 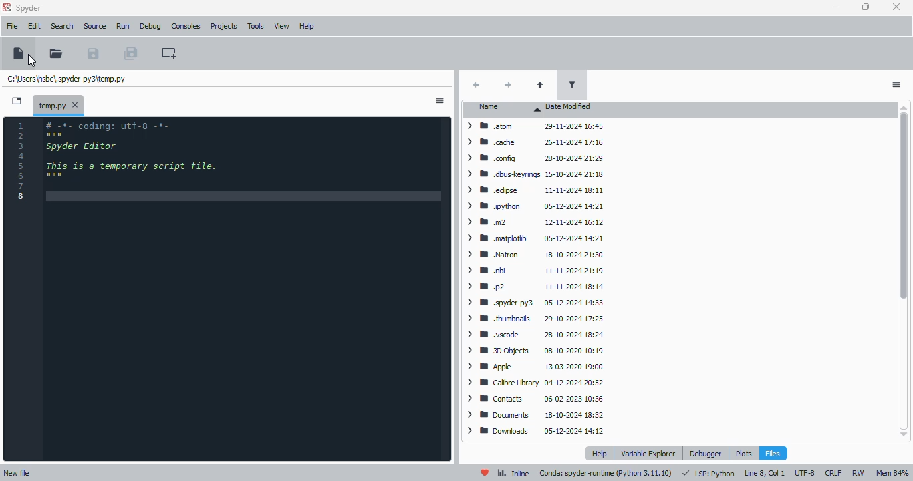 What do you see at coordinates (534, 303) in the screenshot?
I see `> WB spyderpy3 05-12-2024 14:33` at bounding box center [534, 303].